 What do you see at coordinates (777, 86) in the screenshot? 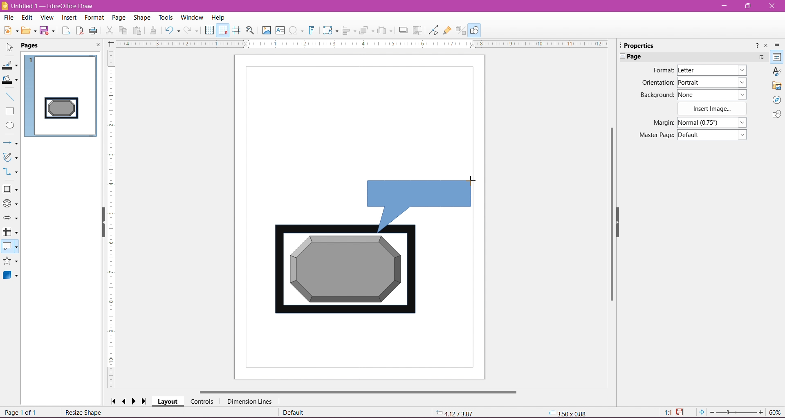
I see `Gallery` at bounding box center [777, 86].